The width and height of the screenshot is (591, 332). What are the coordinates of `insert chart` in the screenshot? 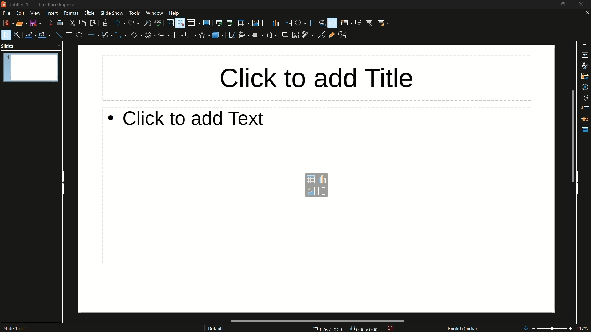 It's located at (322, 180).